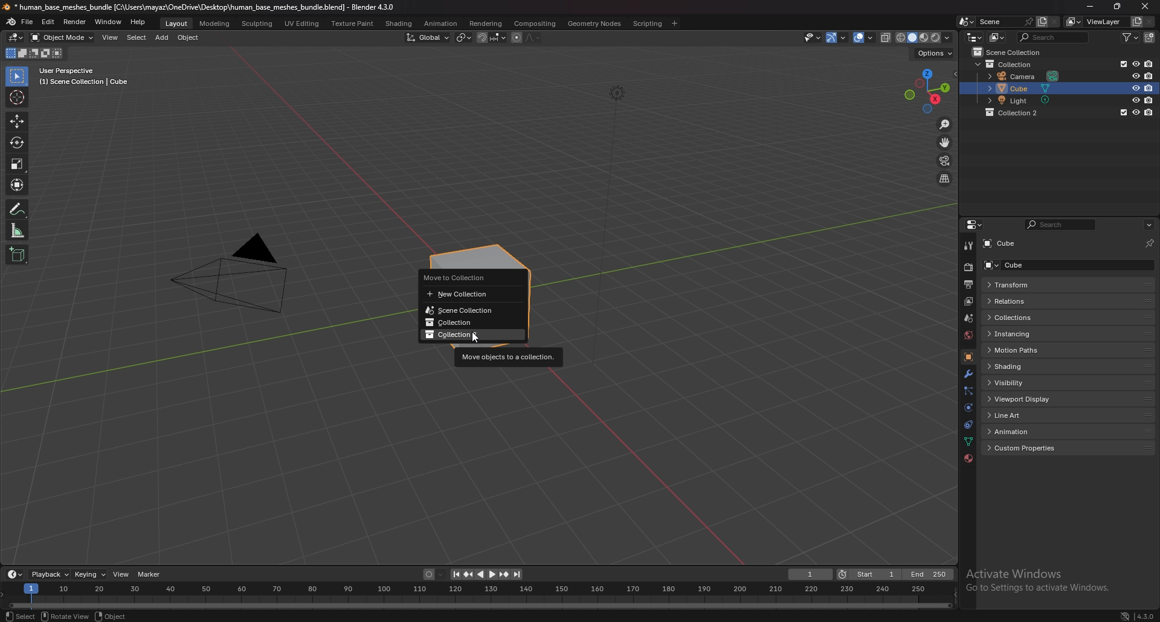  I want to click on physics, so click(969, 408).